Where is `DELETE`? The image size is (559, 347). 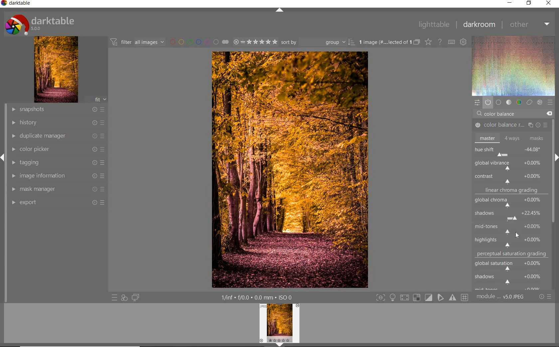 DELETE is located at coordinates (549, 113).